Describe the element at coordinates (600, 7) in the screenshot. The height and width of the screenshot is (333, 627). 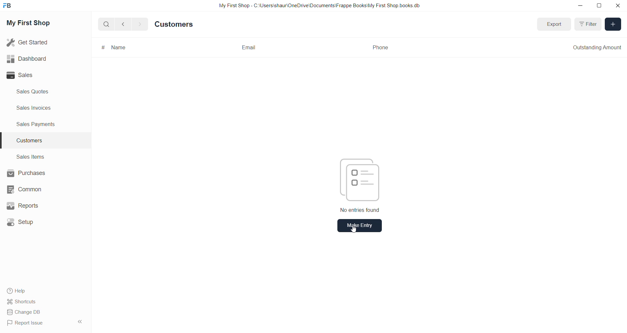
I see `resize` at that location.